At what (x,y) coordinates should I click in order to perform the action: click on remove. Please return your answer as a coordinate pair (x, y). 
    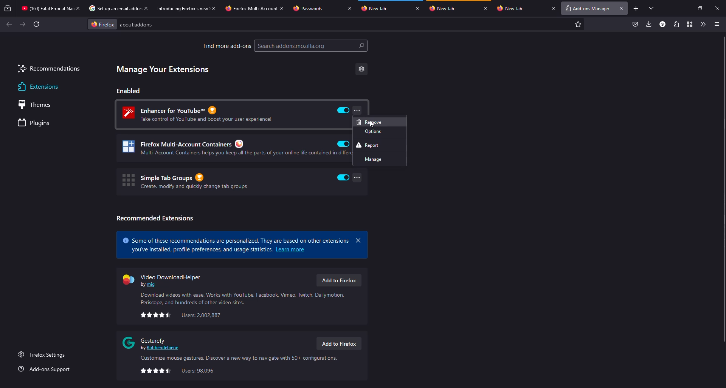
    Looking at the image, I should click on (380, 122).